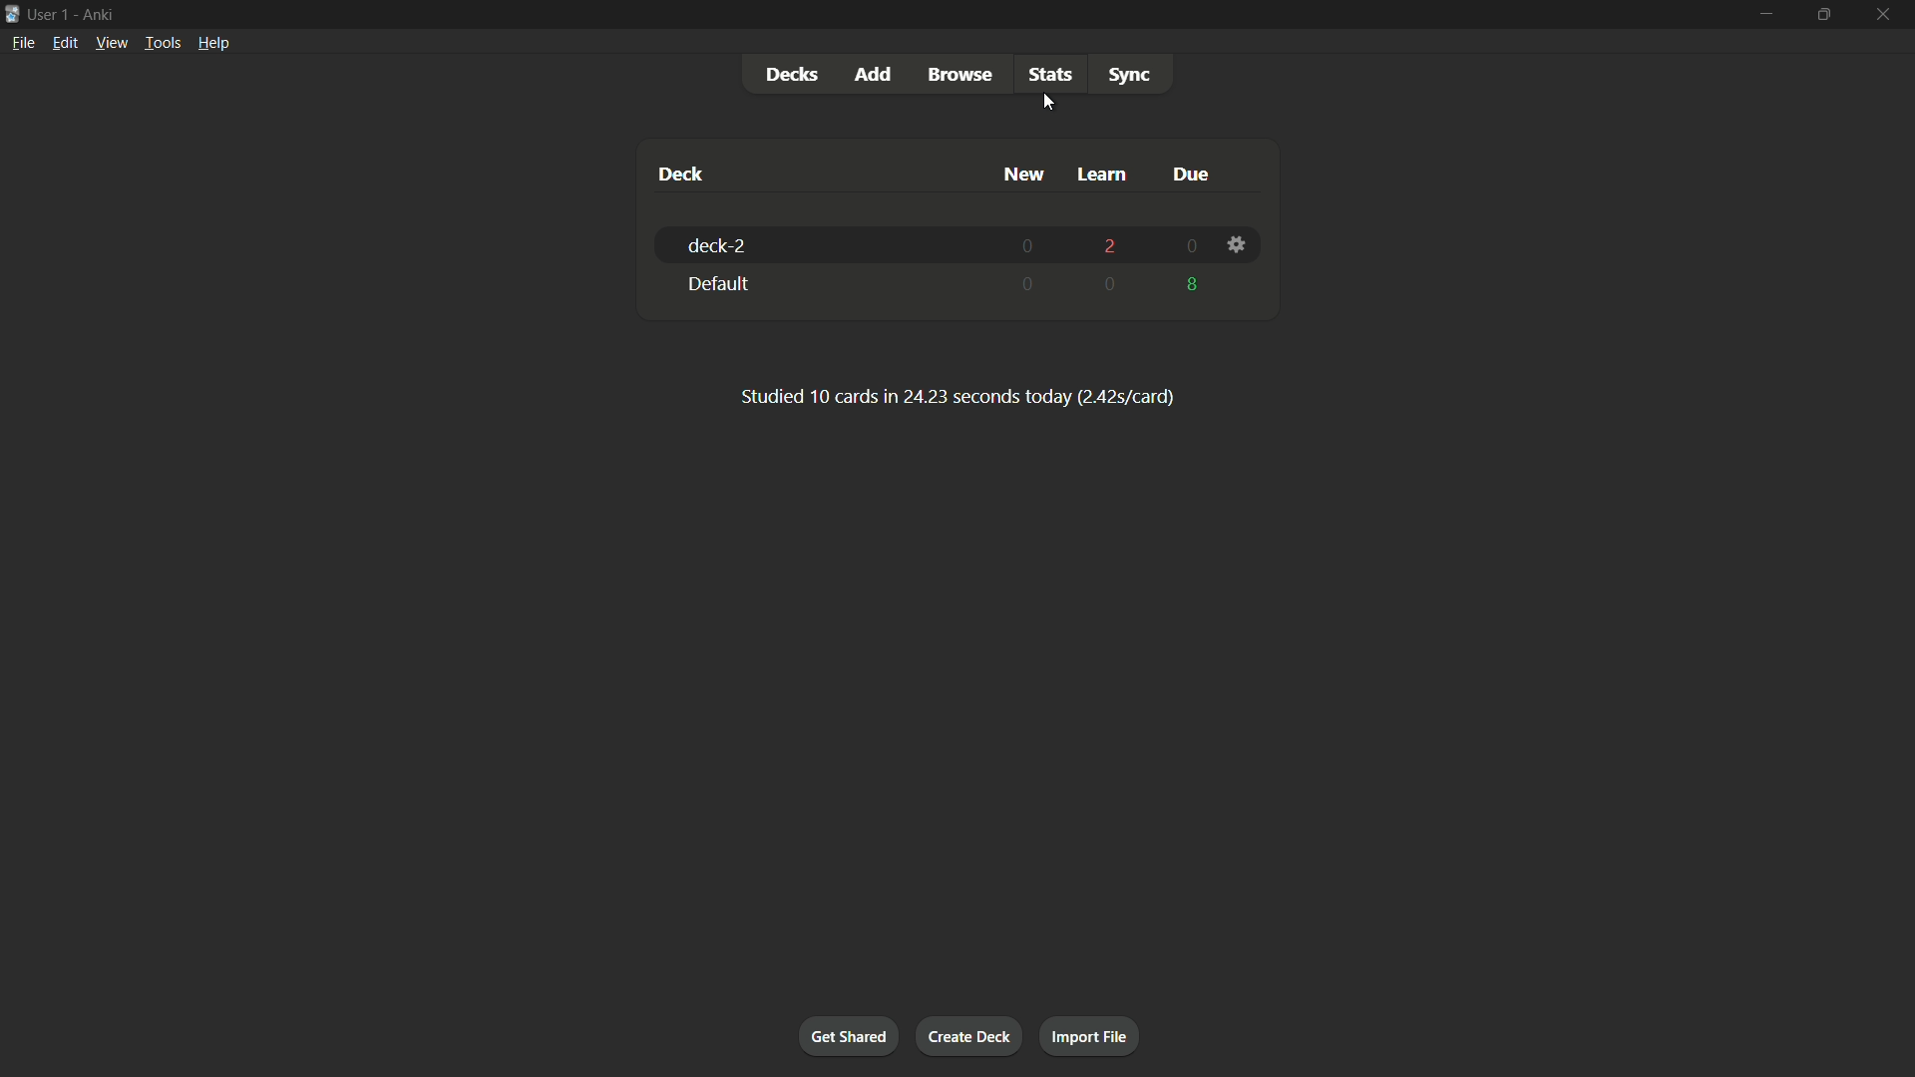 This screenshot has width=1915, height=1077. I want to click on Cursor, so click(1050, 105).